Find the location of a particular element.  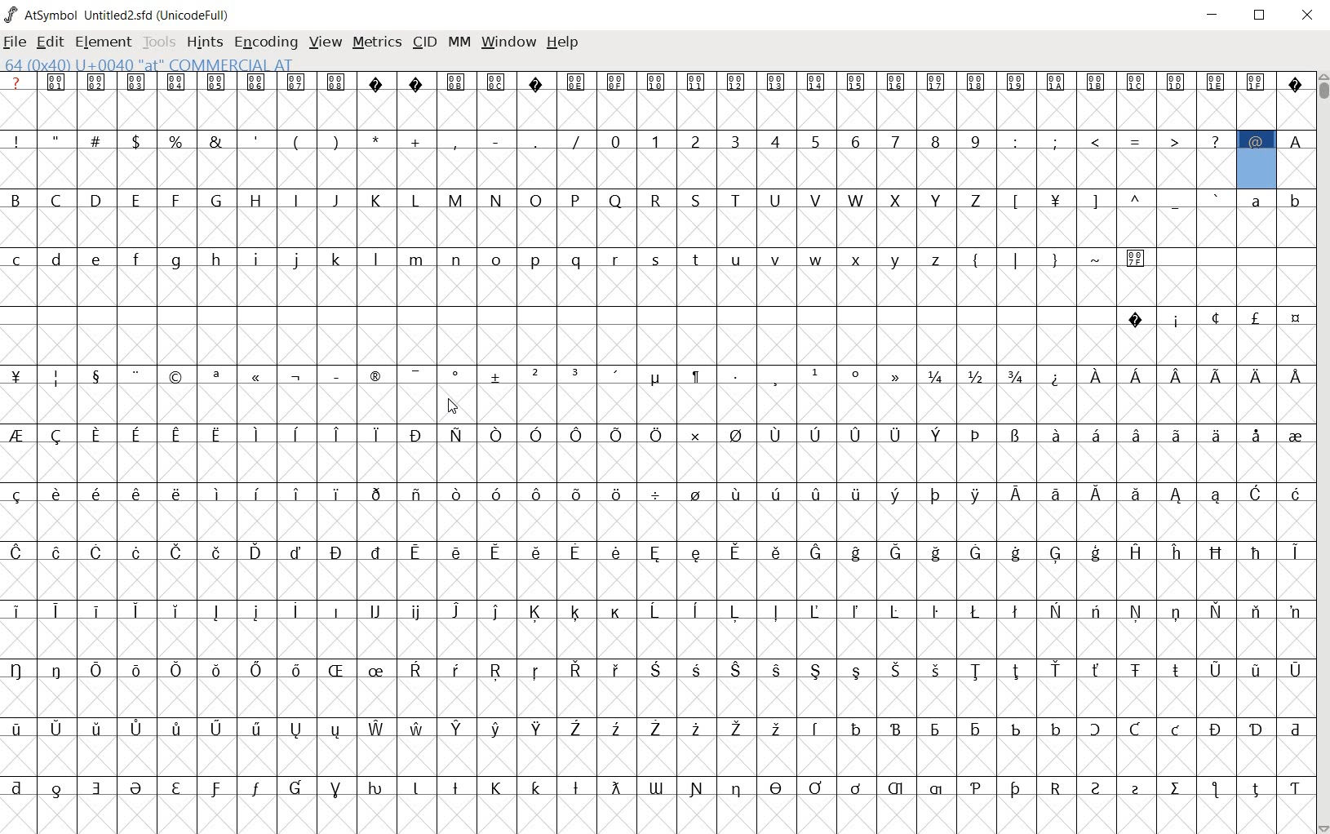

minimize is located at coordinates (1213, 15).